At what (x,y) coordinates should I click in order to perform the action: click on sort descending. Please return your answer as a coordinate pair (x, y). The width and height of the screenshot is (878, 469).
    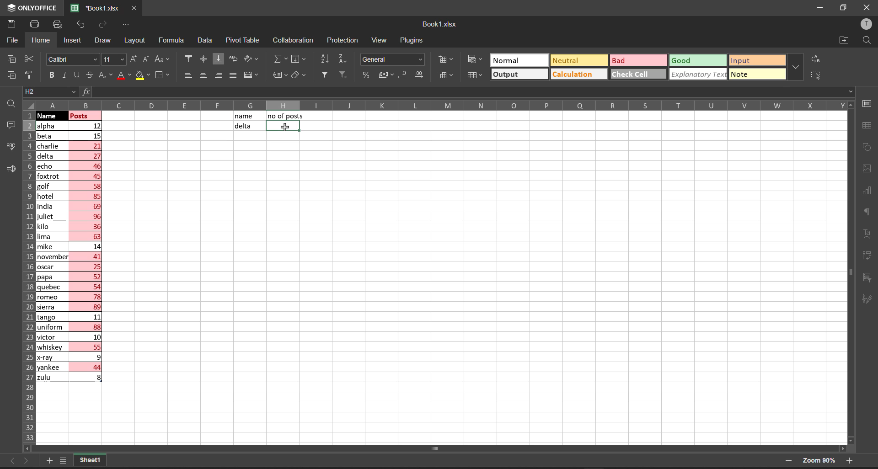
    Looking at the image, I should click on (345, 59).